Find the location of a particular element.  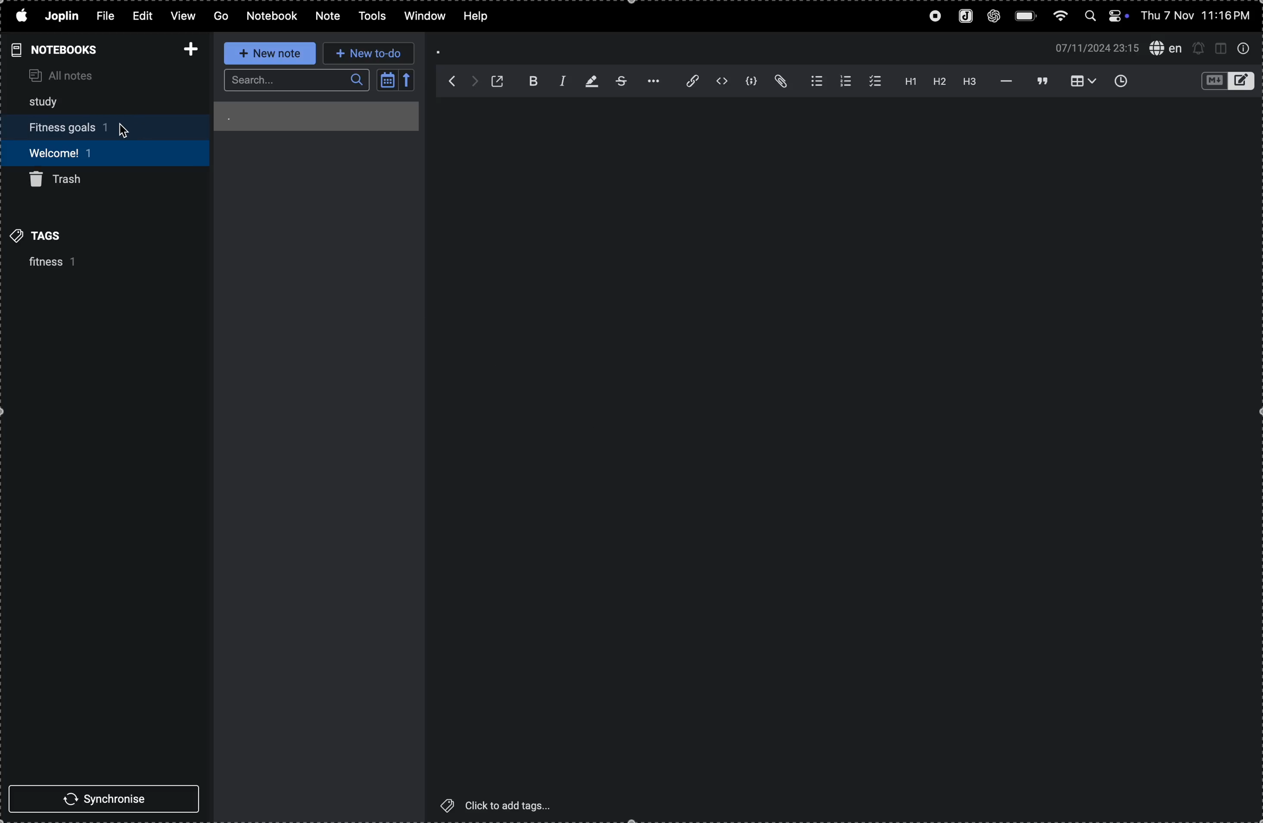

notebooks is located at coordinates (60, 49).